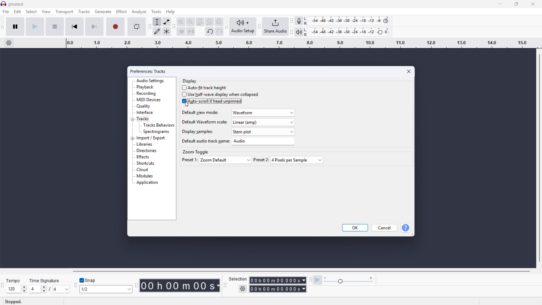 This screenshot has height=305, width=542. What do you see at coordinates (277, 280) in the screenshot?
I see `Selection start time` at bounding box center [277, 280].